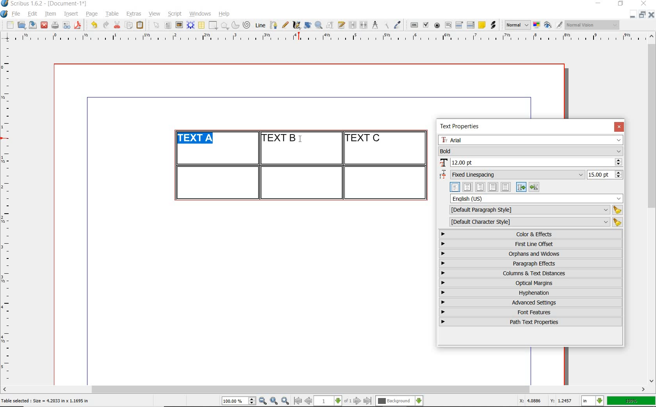  Describe the element at coordinates (533, 222) in the screenshot. I see `default character style` at that location.